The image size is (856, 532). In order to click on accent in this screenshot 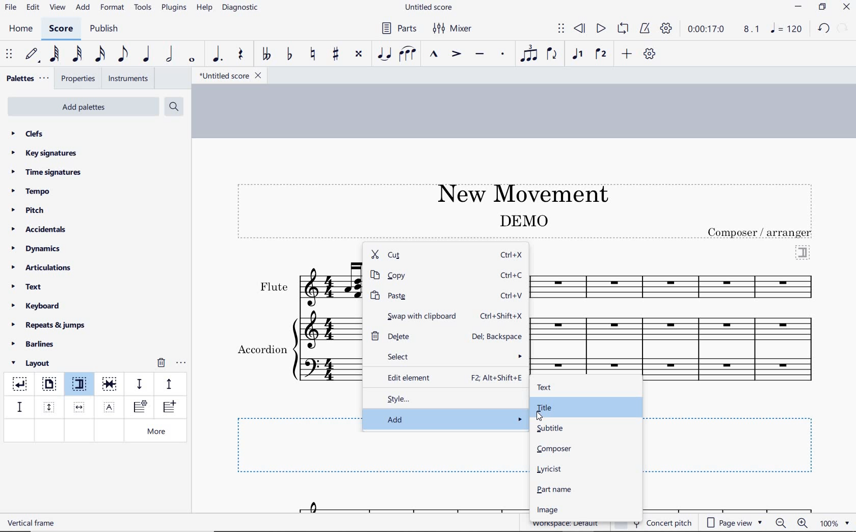, I will do `click(456, 54)`.